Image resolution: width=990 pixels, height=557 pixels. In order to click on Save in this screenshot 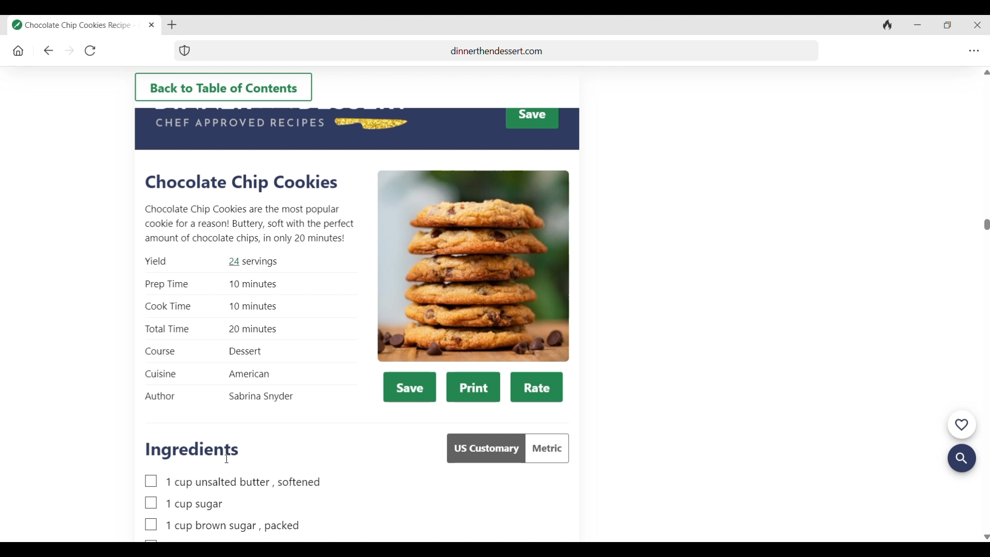, I will do `click(532, 119)`.